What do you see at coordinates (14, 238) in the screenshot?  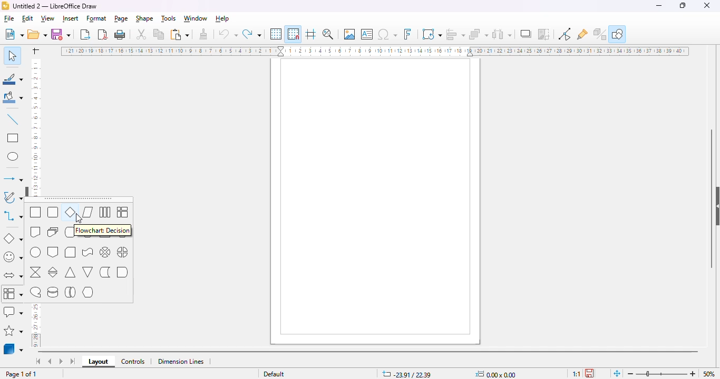 I see `basic shapes` at bounding box center [14, 238].